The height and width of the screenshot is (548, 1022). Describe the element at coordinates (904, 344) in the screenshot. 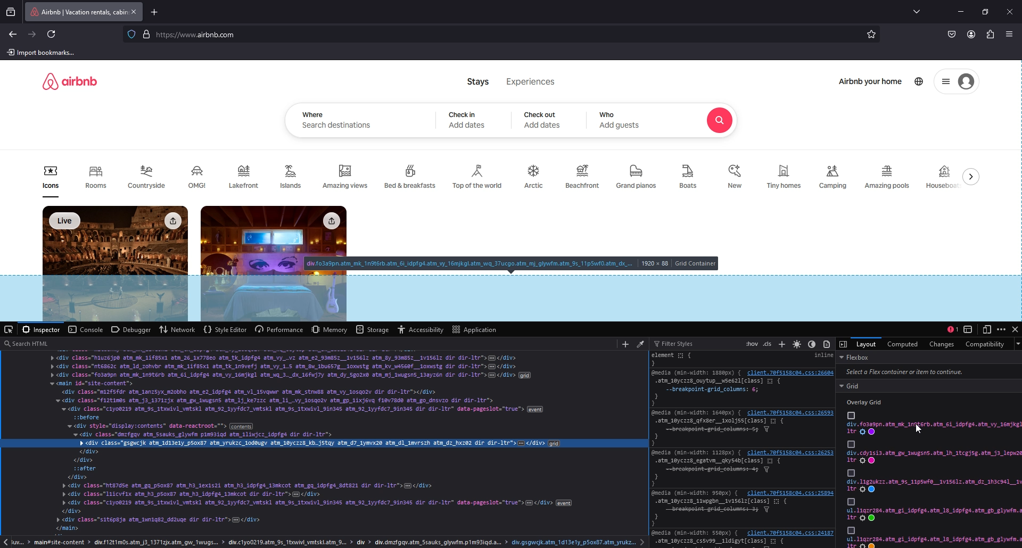

I see `computed` at that location.